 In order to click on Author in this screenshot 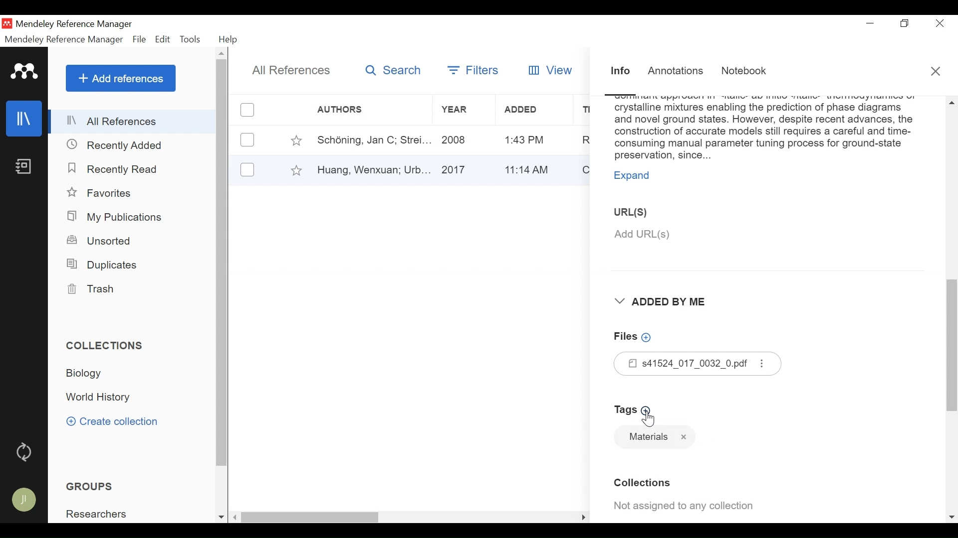, I will do `click(372, 169)`.